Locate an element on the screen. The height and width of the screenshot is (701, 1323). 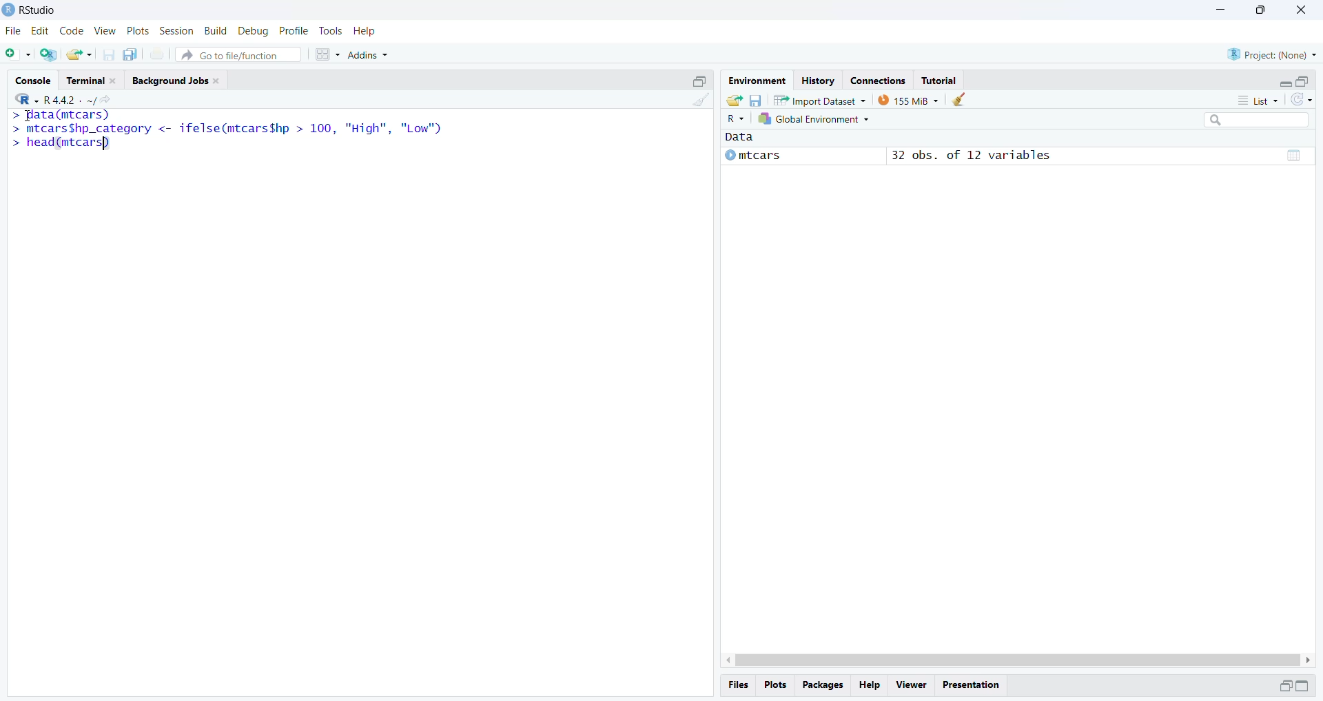
Debug is located at coordinates (253, 30).